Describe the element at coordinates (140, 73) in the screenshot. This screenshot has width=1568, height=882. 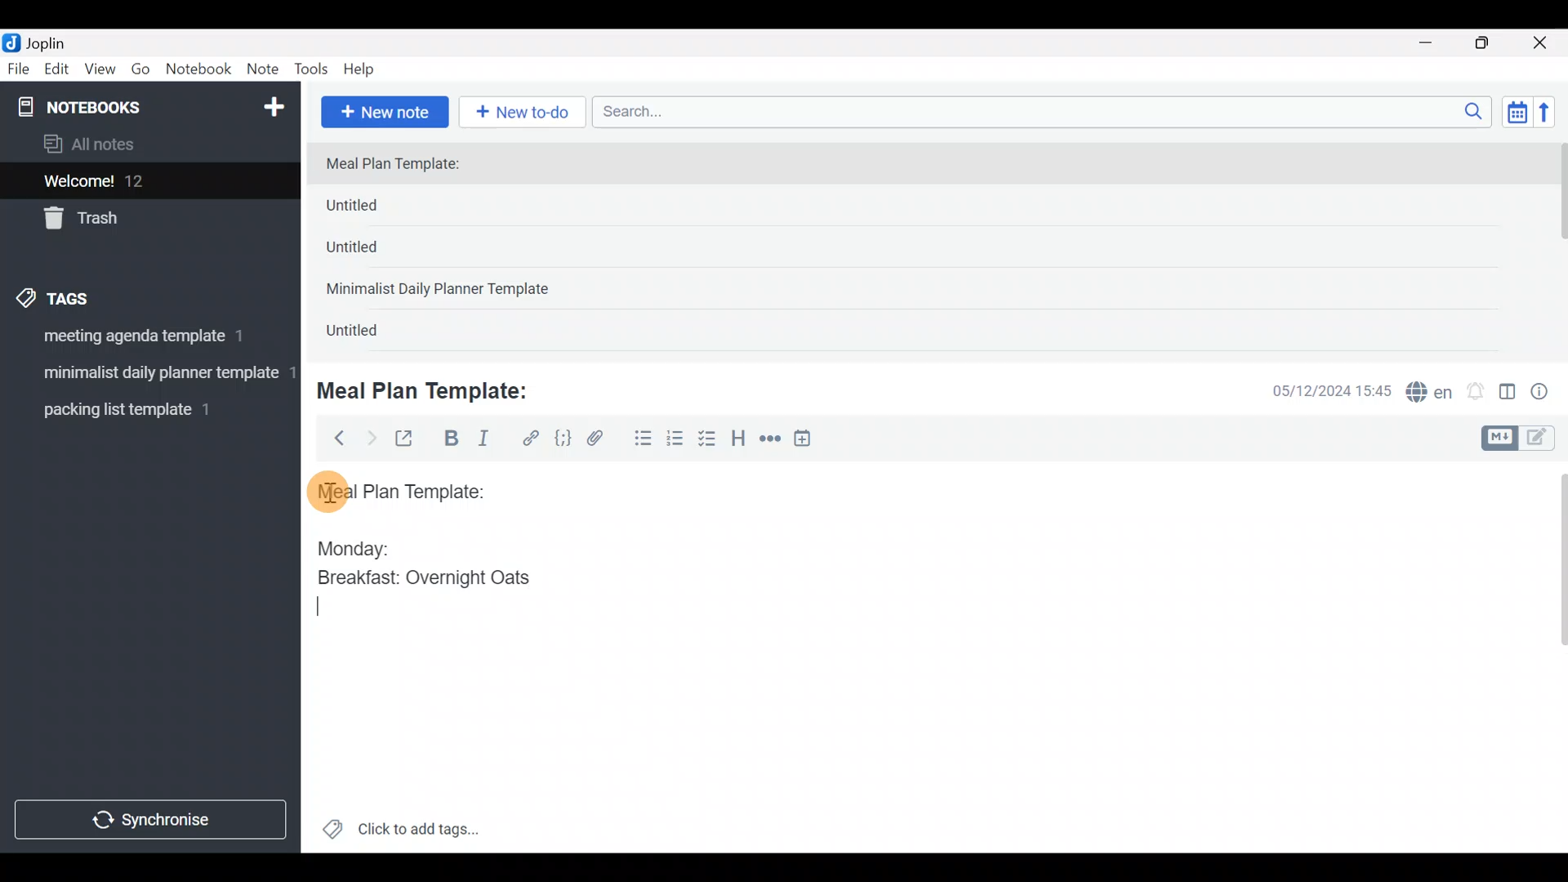
I see `Go` at that location.